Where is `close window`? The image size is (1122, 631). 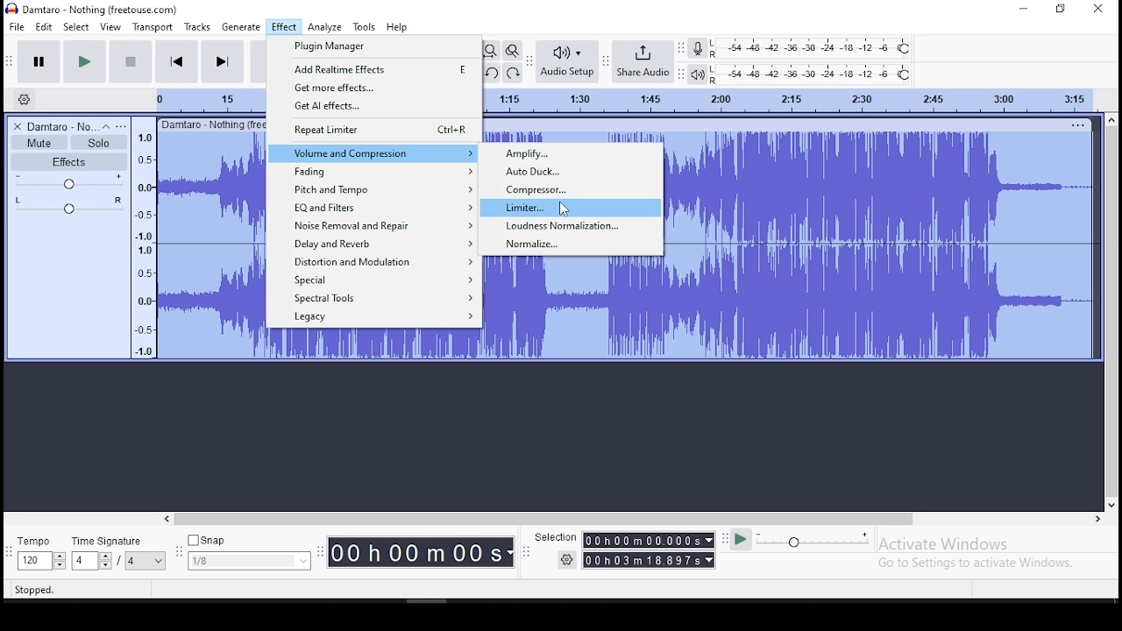
close window is located at coordinates (1100, 10).